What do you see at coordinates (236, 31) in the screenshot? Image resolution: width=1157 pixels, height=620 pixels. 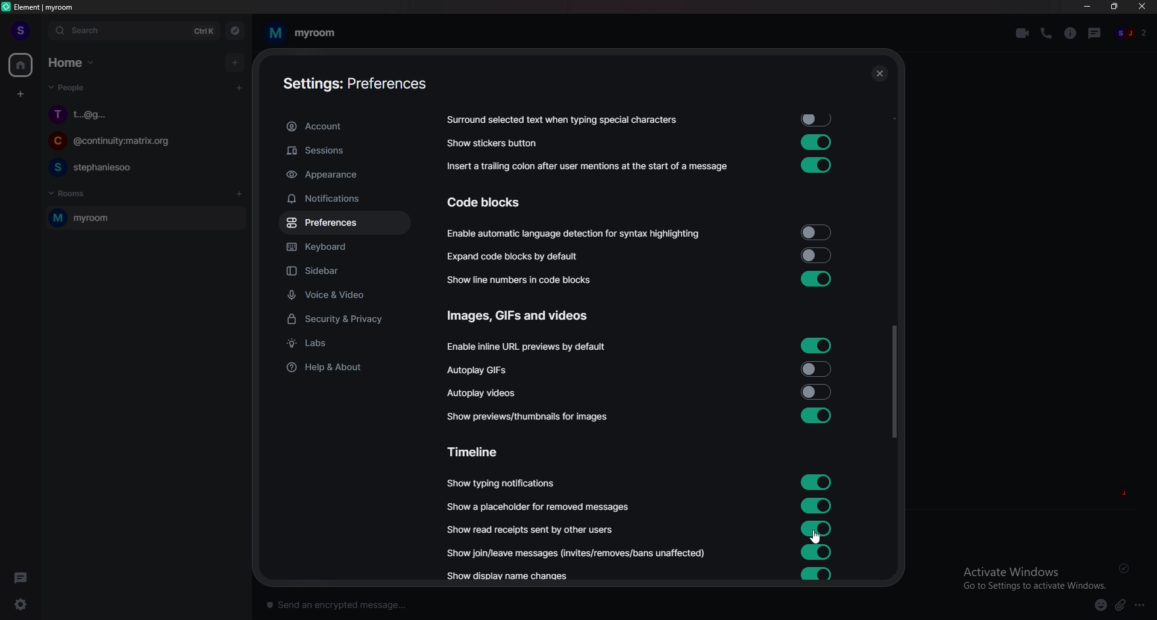 I see `explore room` at bounding box center [236, 31].